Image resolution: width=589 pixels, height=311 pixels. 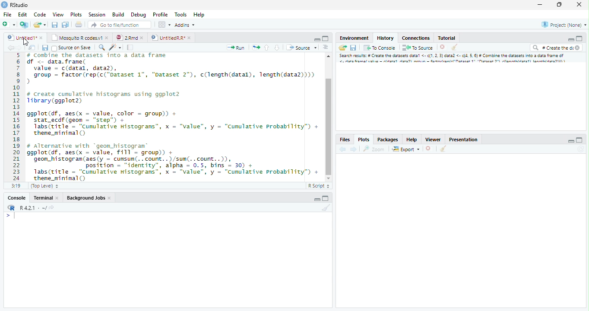 What do you see at coordinates (454, 59) in the screenshot?
I see `Search result # create dataset data..` at bounding box center [454, 59].